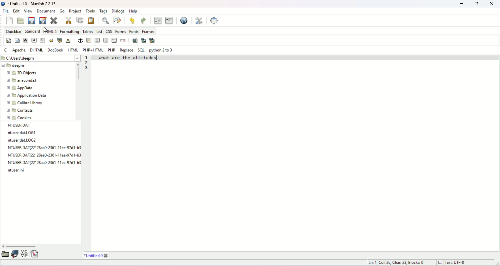 This screenshot has height=266, width=500. I want to click on insert special character, so click(24, 253).